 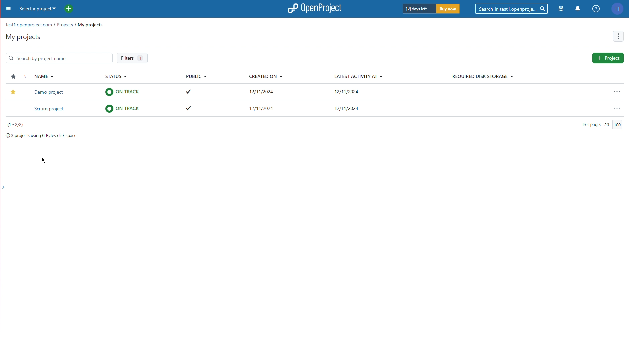 What do you see at coordinates (14, 92) in the screenshot?
I see `Starred` at bounding box center [14, 92].